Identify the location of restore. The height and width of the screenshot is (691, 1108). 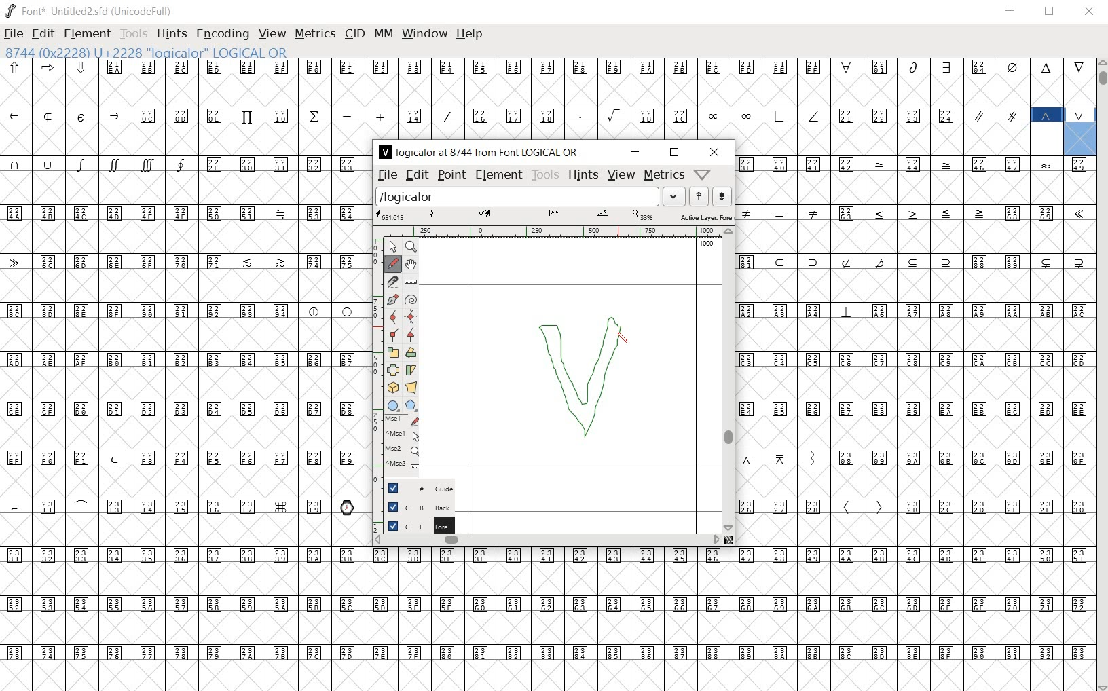
(674, 153).